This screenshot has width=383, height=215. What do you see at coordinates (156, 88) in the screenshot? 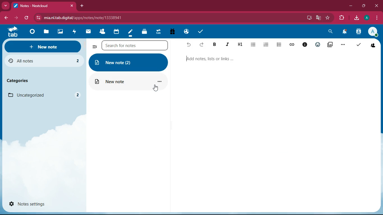
I see `cursor` at bounding box center [156, 88].